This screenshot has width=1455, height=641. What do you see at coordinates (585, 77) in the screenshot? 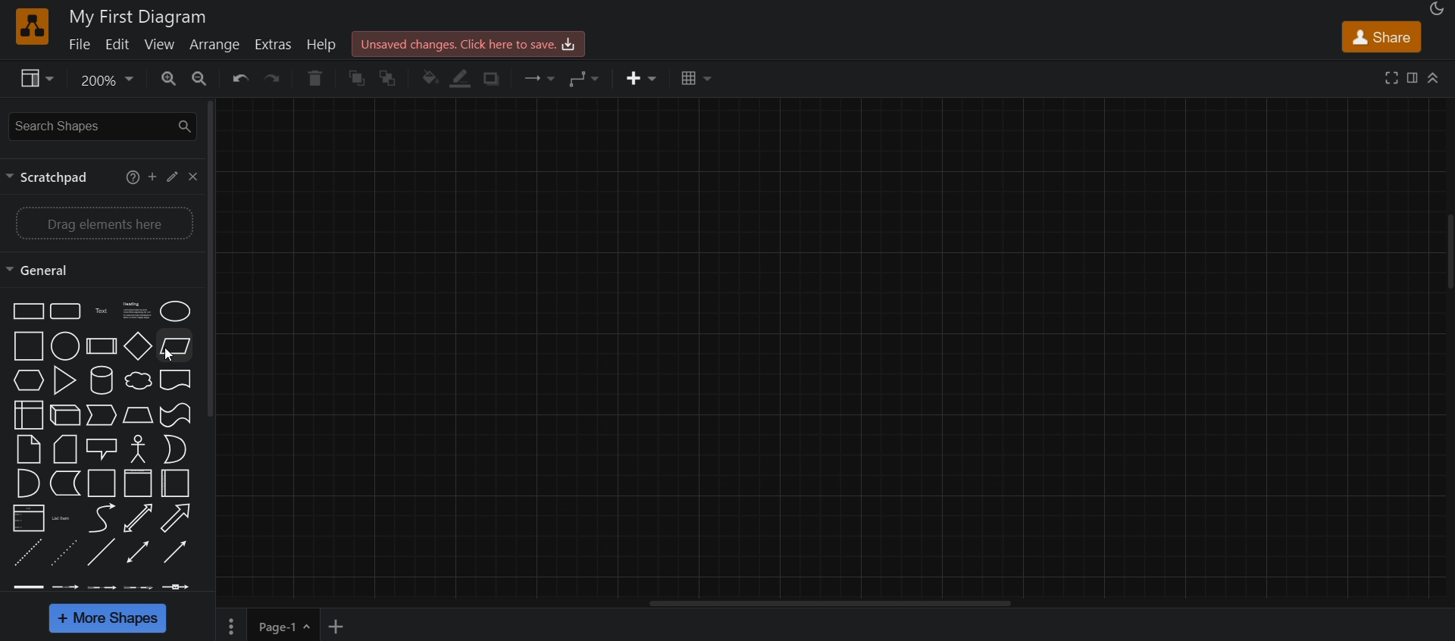
I see `waypoints` at bounding box center [585, 77].